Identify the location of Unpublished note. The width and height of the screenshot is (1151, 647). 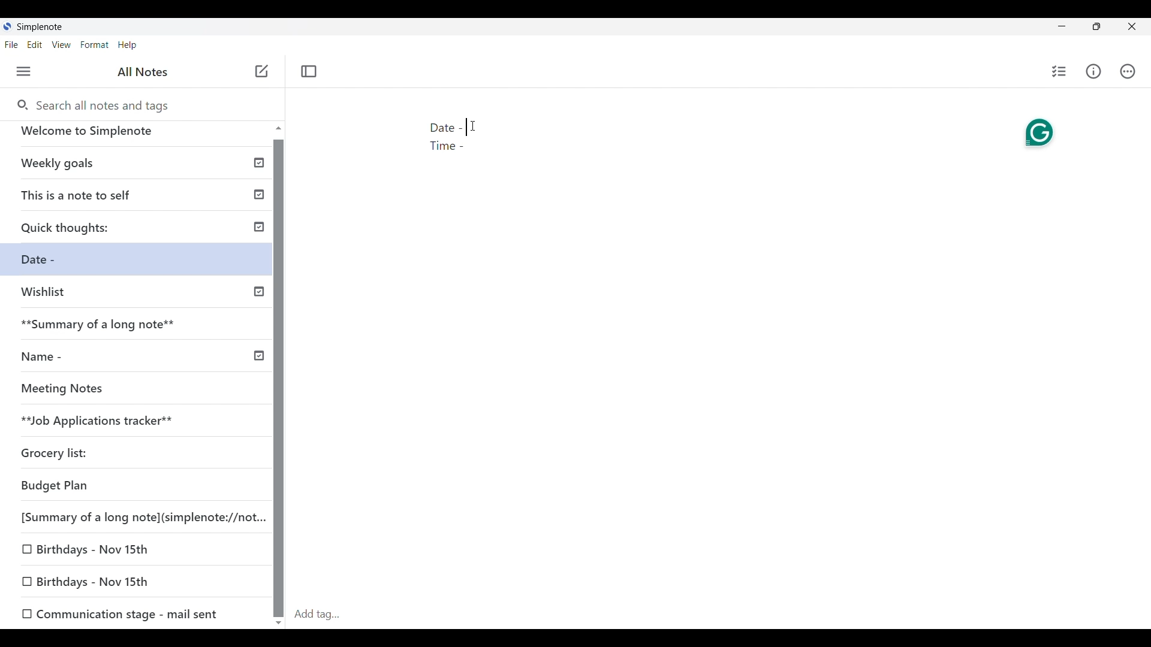
(59, 455).